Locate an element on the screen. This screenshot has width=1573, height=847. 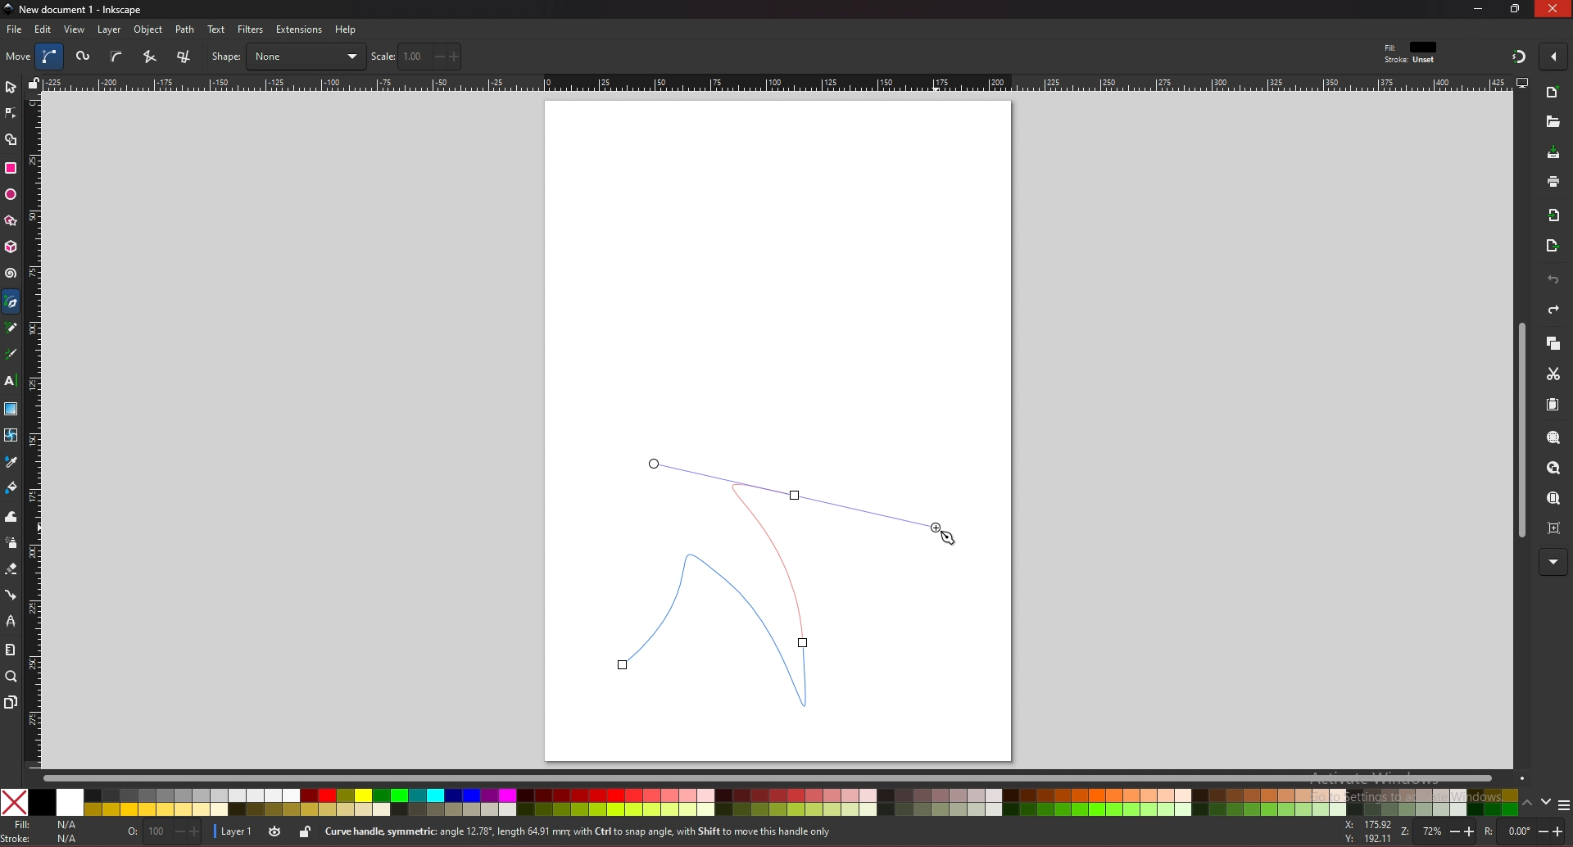
selector is located at coordinates (11, 87).